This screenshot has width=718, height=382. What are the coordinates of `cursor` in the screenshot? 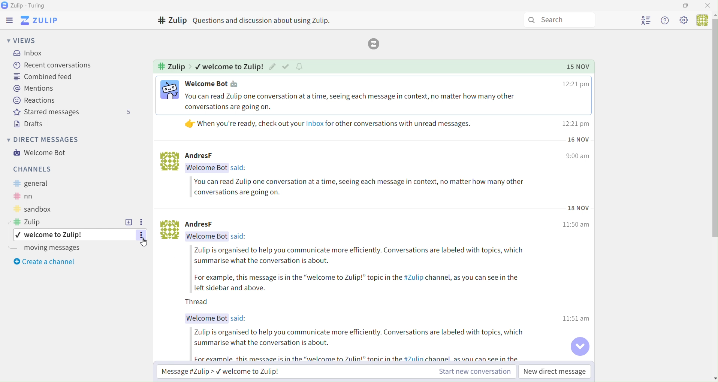 It's located at (144, 243).